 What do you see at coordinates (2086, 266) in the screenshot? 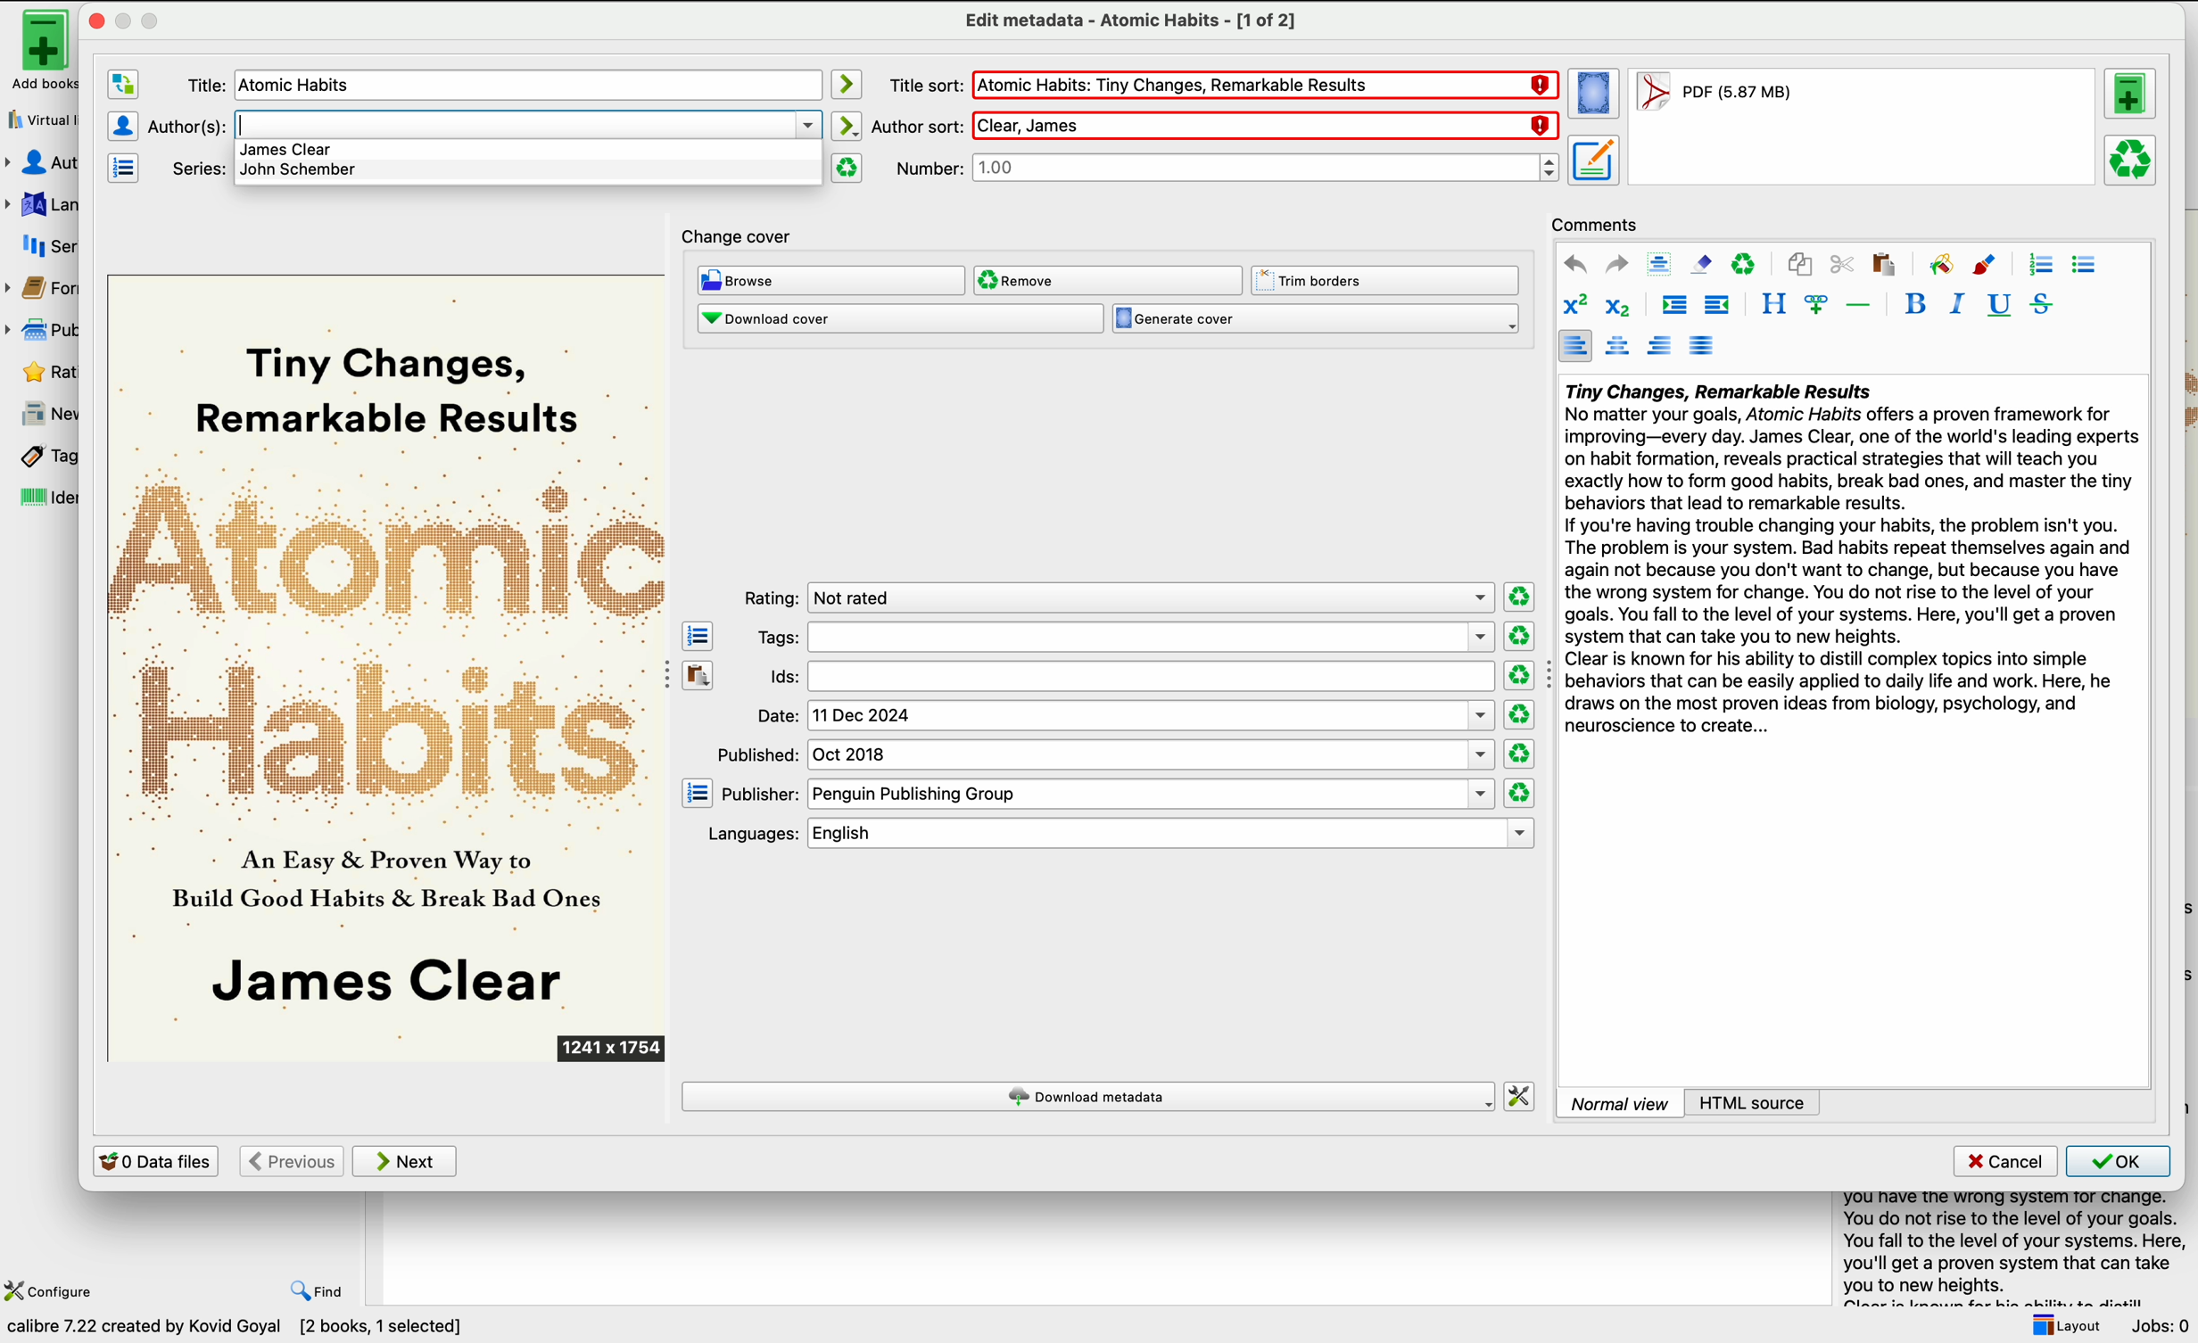
I see `unordered list` at bounding box center [2086, 266].